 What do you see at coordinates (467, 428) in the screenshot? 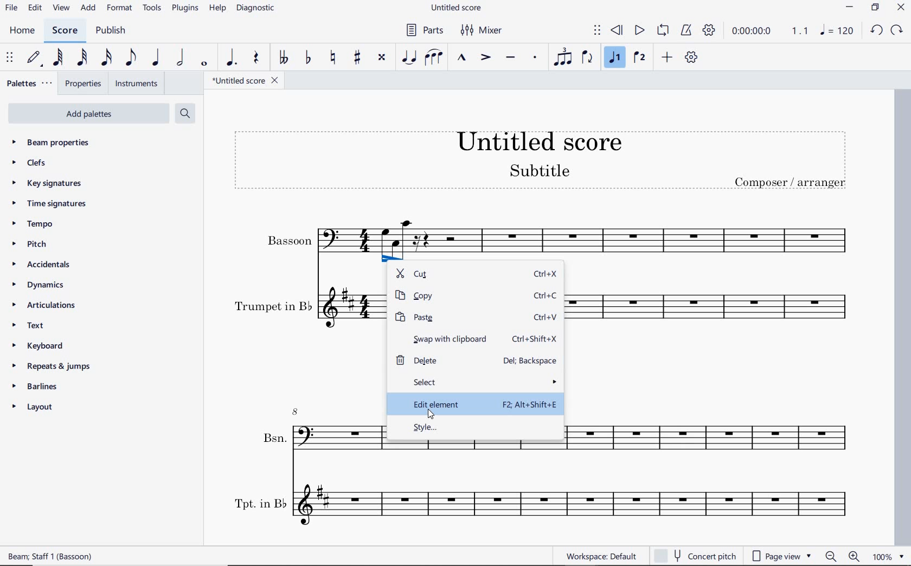
I see `style` at bounding box center [467, 428].